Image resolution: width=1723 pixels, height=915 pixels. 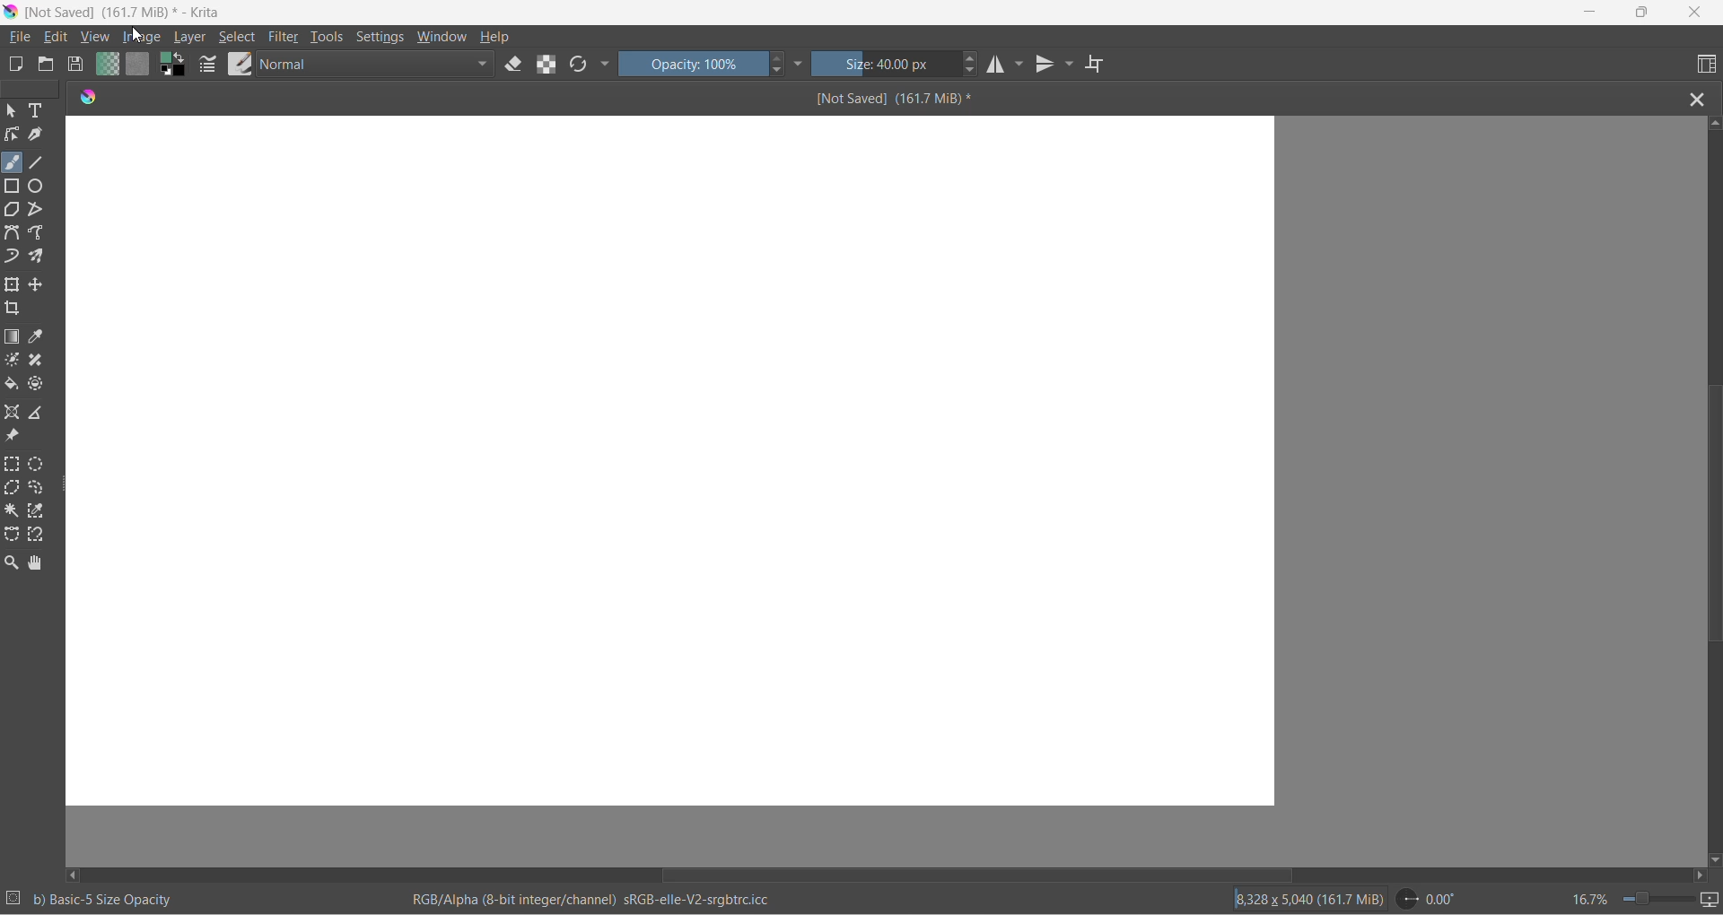 What do you see at coordinates (581, 66) in the screenshot?
I see `reload the original presets` at bounding box center [581, 66].